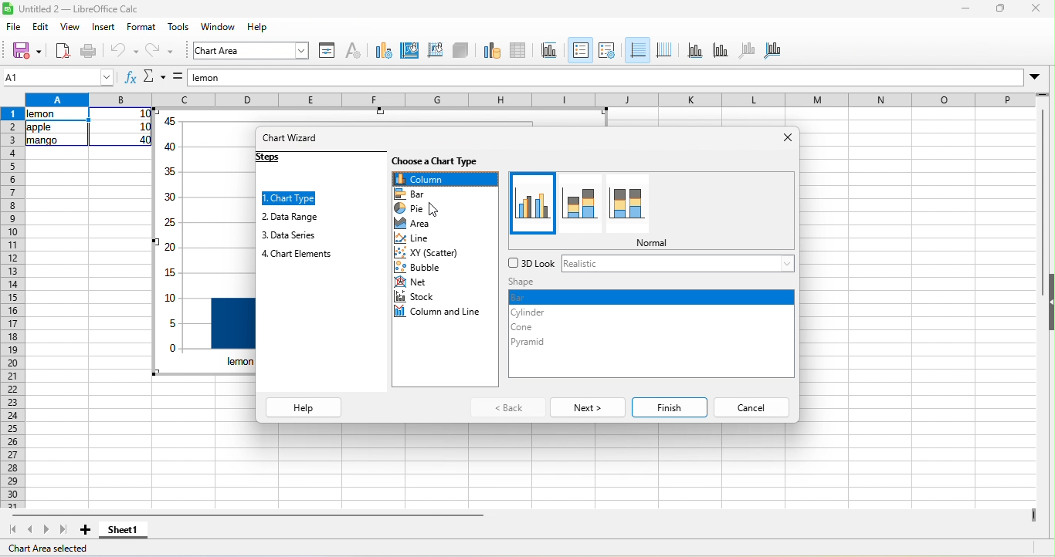 The image size is (1055, 557). Describe the element at coordinates (144, 127) in the screenshot. I see `10` at that location.